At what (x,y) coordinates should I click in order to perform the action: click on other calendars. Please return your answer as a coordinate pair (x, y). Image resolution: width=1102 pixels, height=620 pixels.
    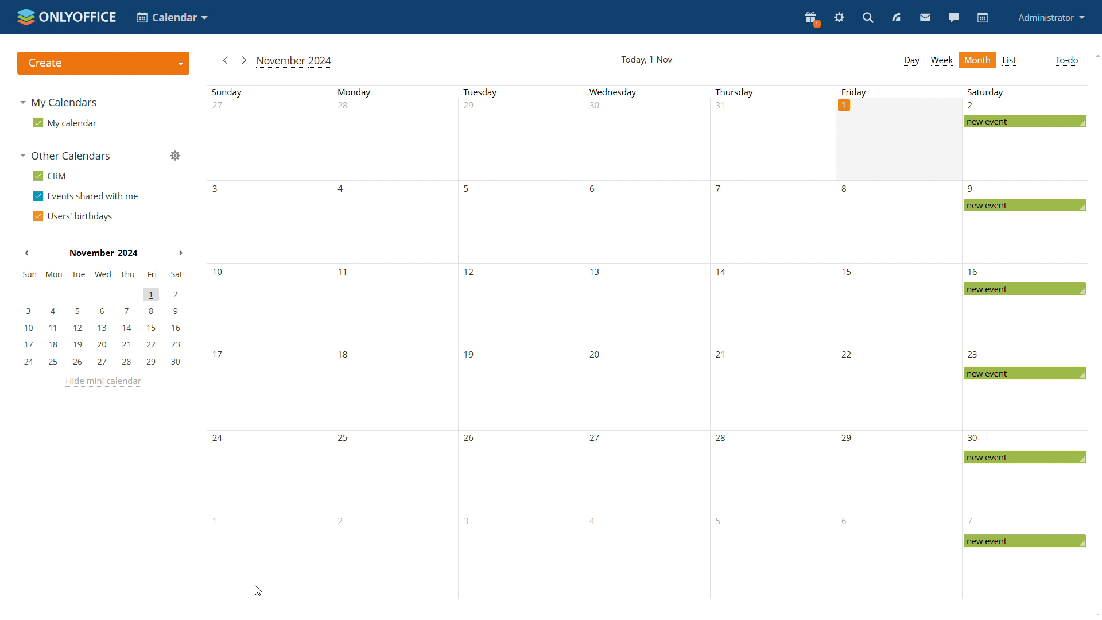
    Looking at the image, I should click on (68, 156).